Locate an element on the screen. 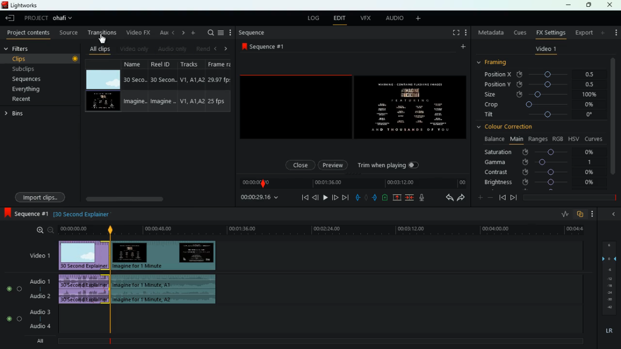 The image size is (621, 349). back is located at coordinates (172, 32).